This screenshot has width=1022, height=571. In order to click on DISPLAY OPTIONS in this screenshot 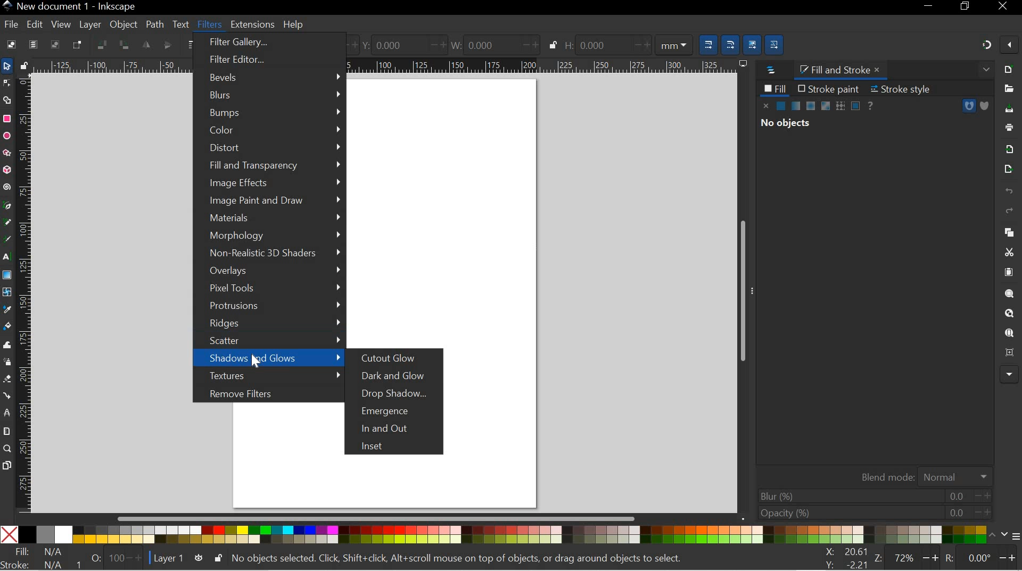, I will do `click(742, 63)`.